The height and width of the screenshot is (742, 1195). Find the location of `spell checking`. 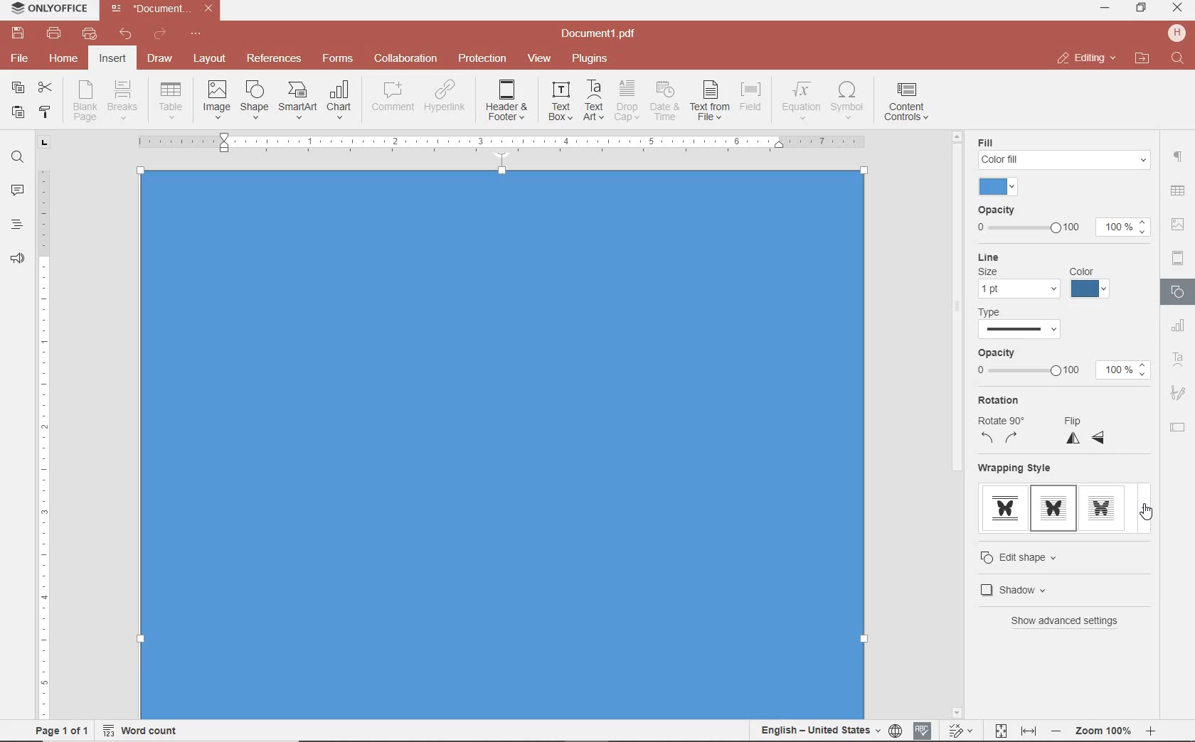

spell checking is located at coordinates (923, 731).